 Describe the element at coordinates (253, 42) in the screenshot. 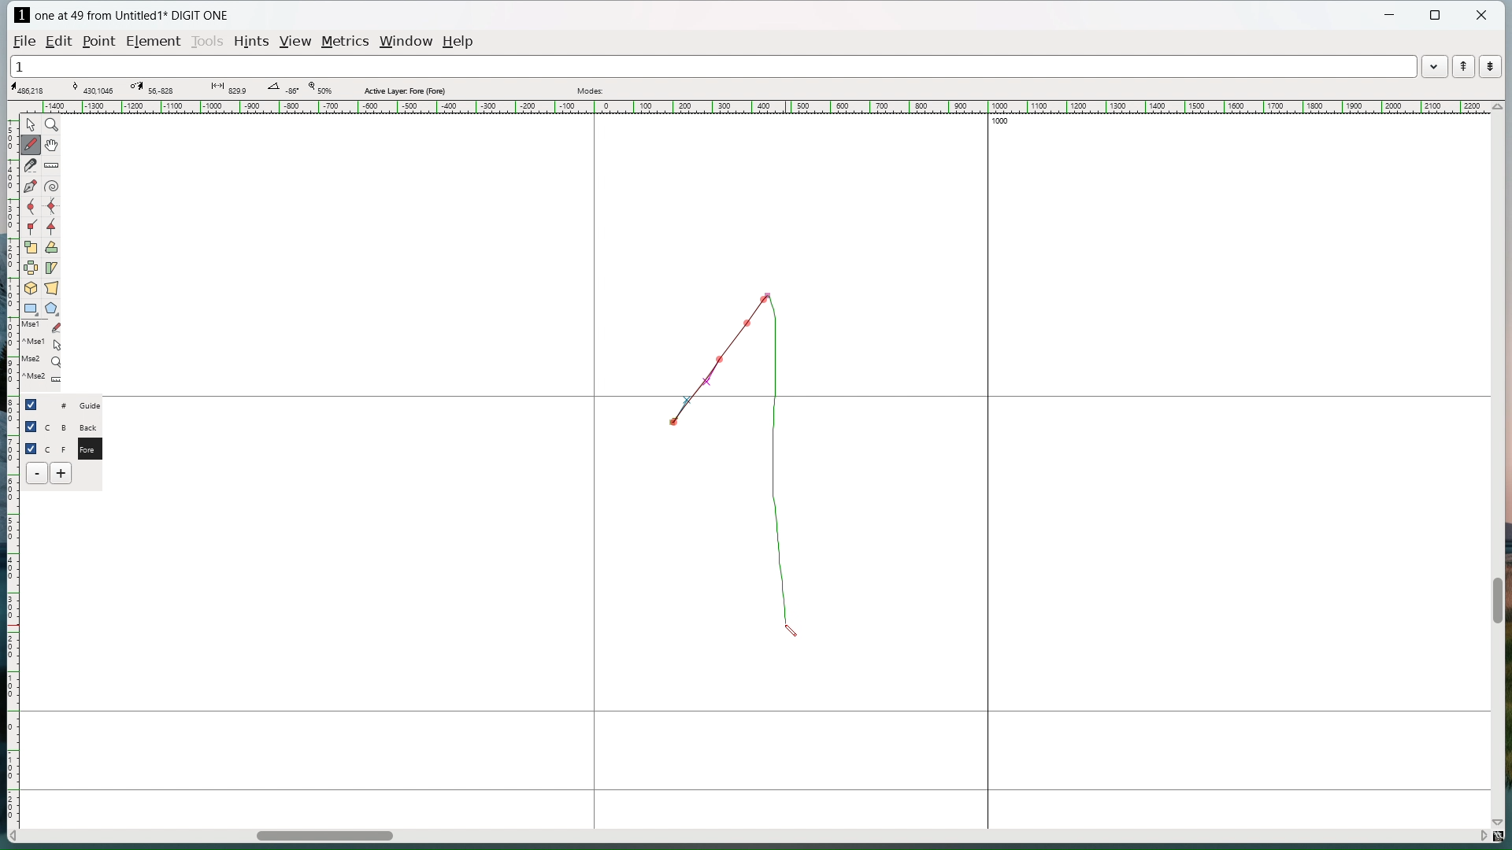

I see `hints` at that location.